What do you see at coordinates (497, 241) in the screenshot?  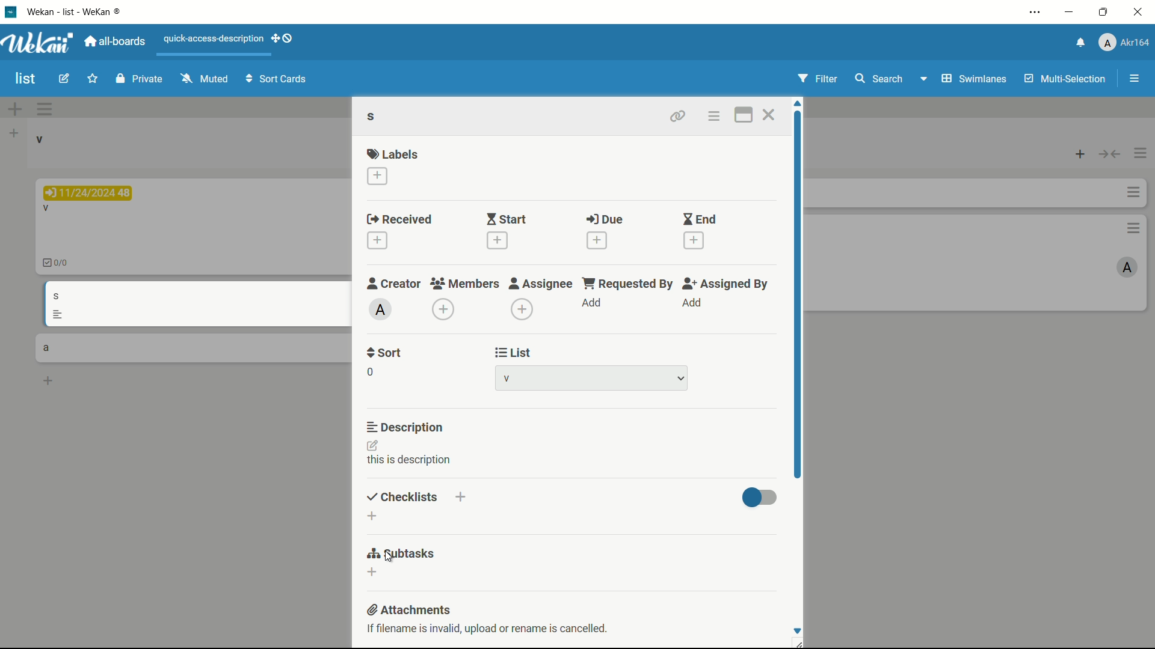 I see `add start date` at bounding box center [497, 241].